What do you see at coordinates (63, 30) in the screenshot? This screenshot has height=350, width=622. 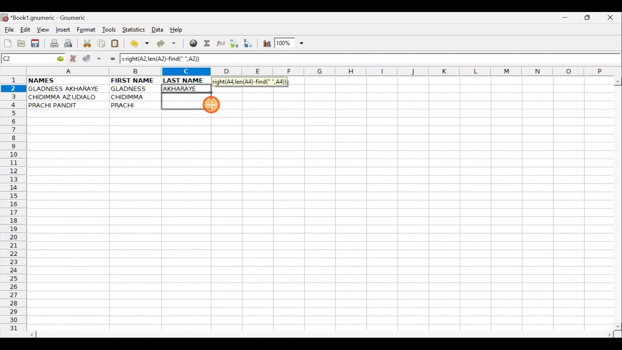 I see `Insert` at bounding box center [63, 30].